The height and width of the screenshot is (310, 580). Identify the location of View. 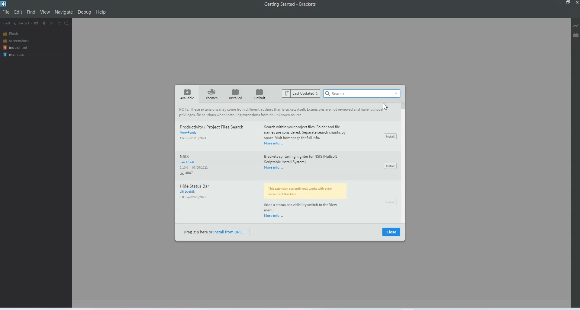
(45, 12).